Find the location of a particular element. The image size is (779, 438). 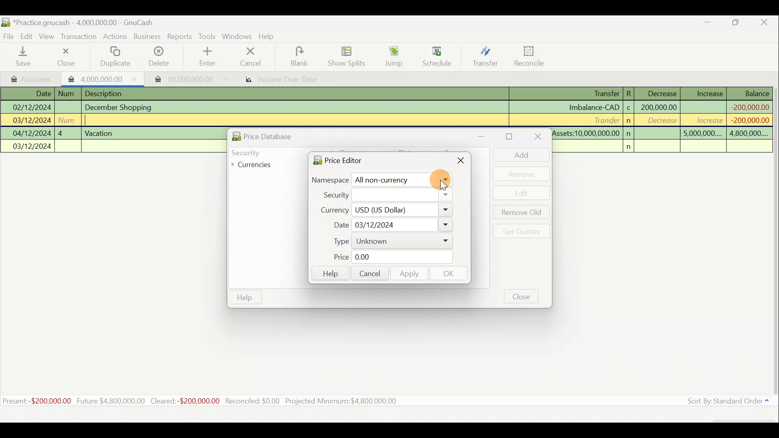

Remove is located at coordinates (521, 174).